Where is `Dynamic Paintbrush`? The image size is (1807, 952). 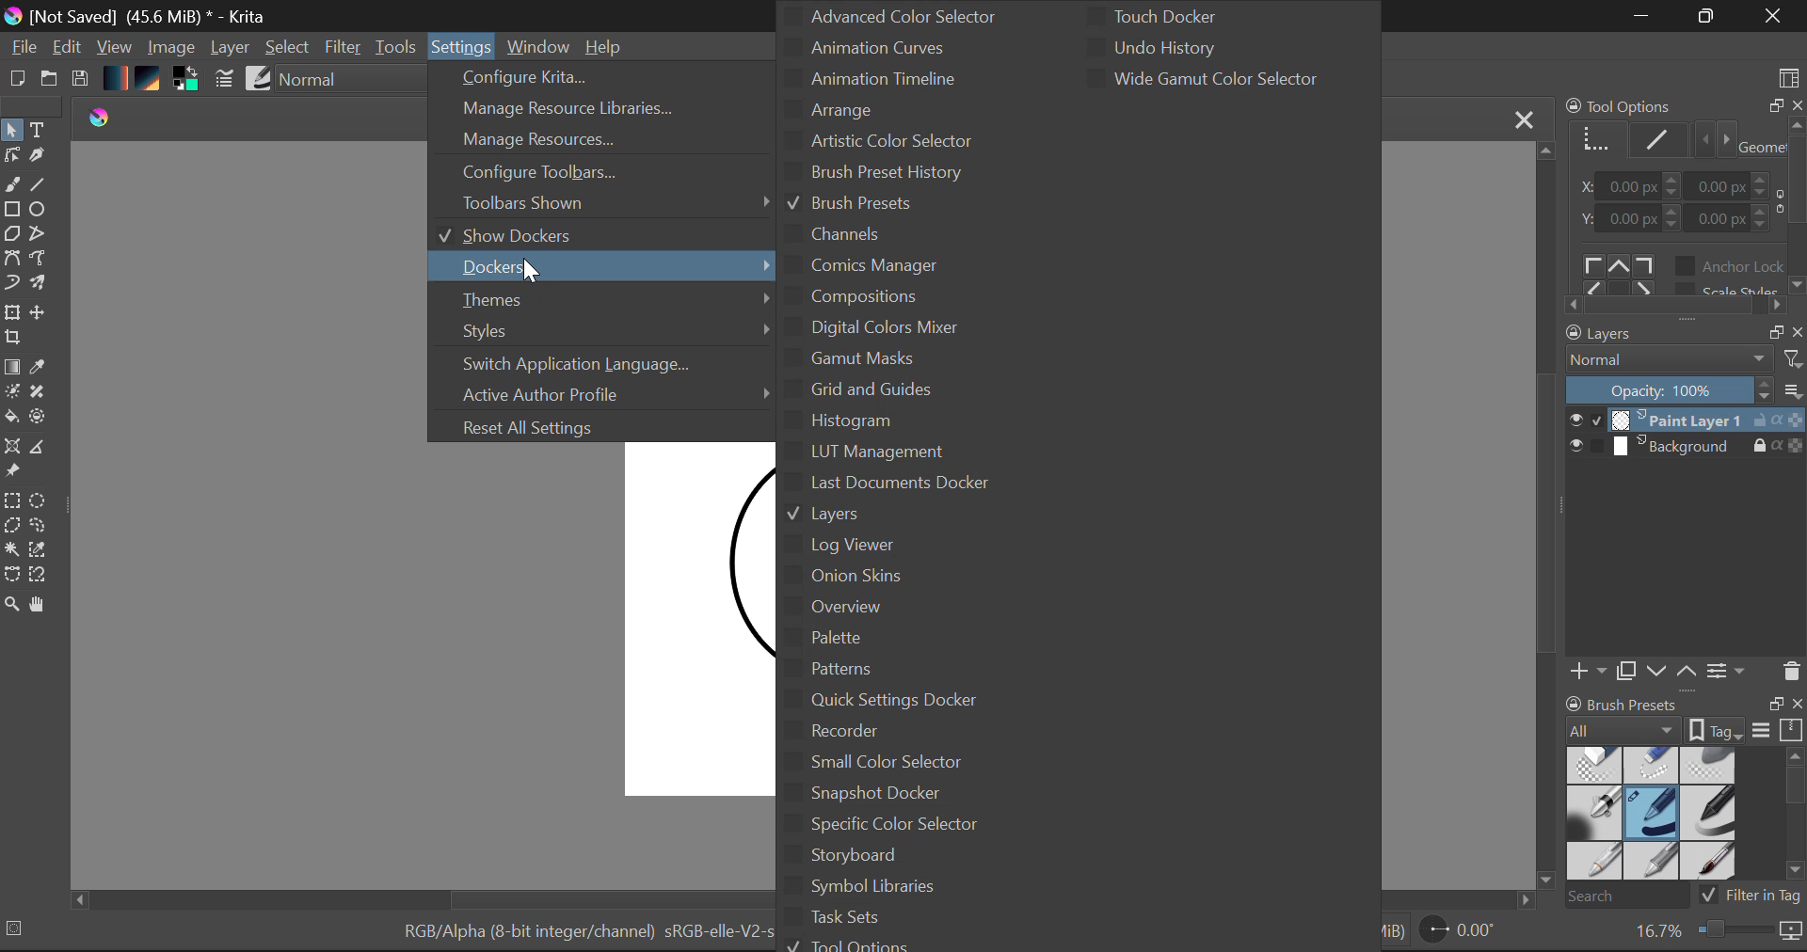
Dynamic Paintbrush is located at coordinates (11, 284).